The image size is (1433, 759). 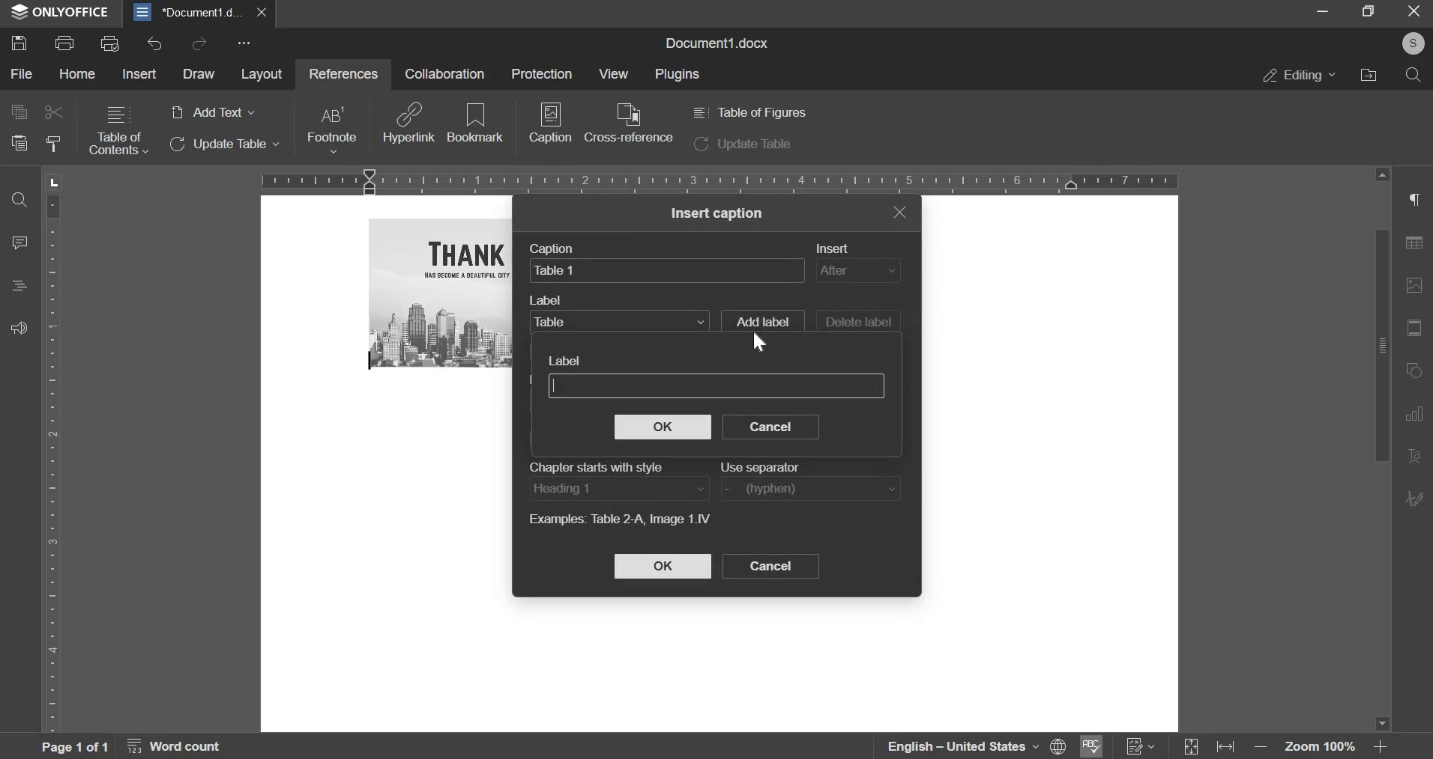 I want to click on Spell Checking, so click(x=1089, y=746).